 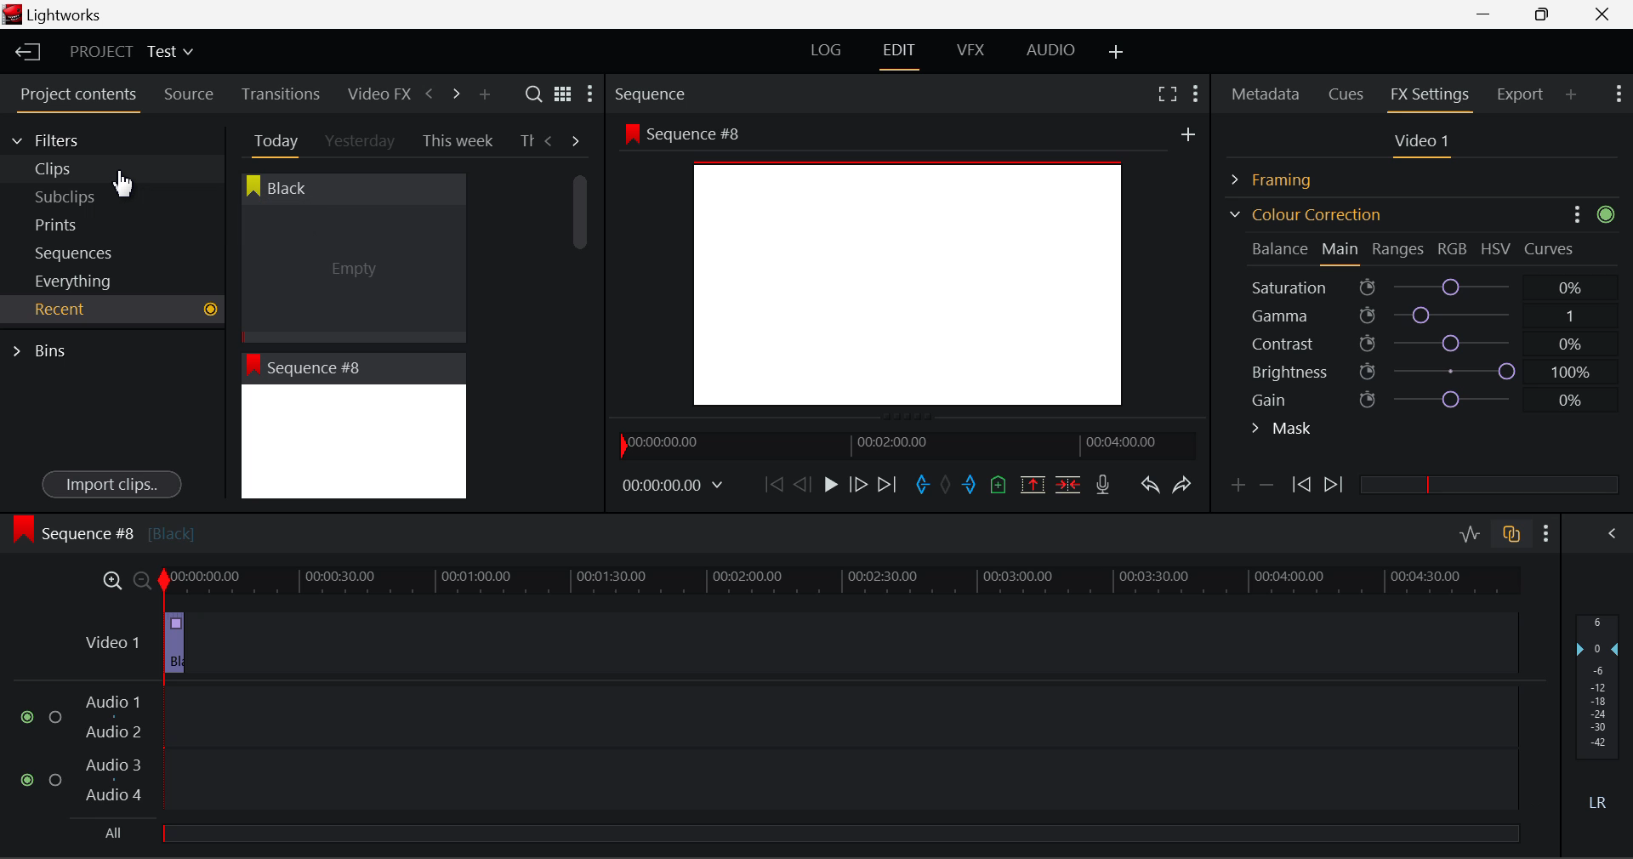 I want to click on Cursor on Clips, so click(x=121, y=168).